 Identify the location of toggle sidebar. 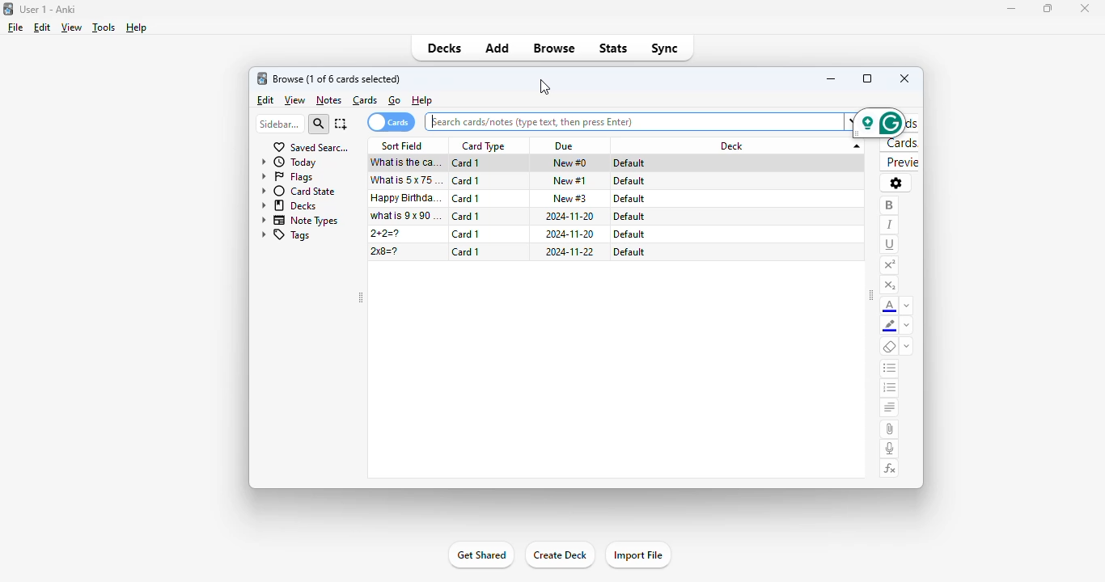
(362, 297).